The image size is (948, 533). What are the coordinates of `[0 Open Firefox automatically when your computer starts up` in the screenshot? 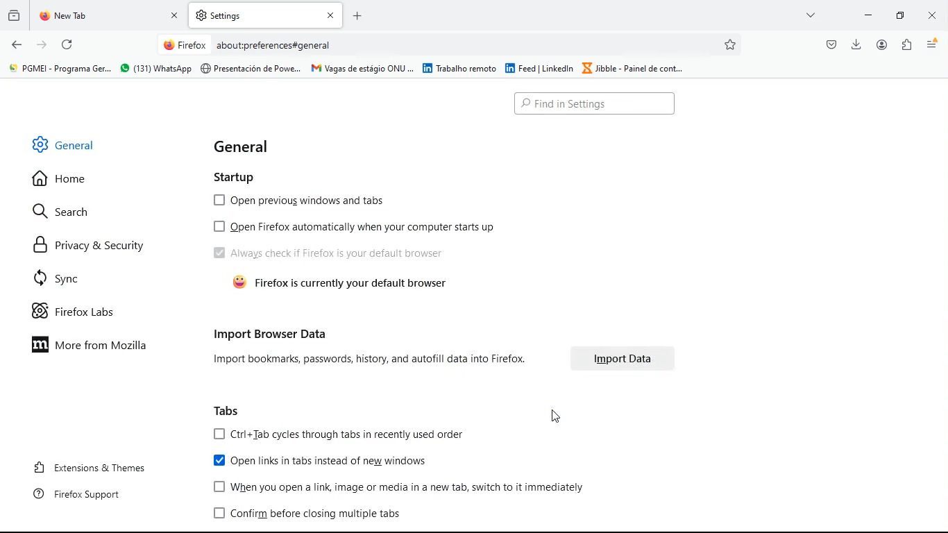 It's located at (364, 226).